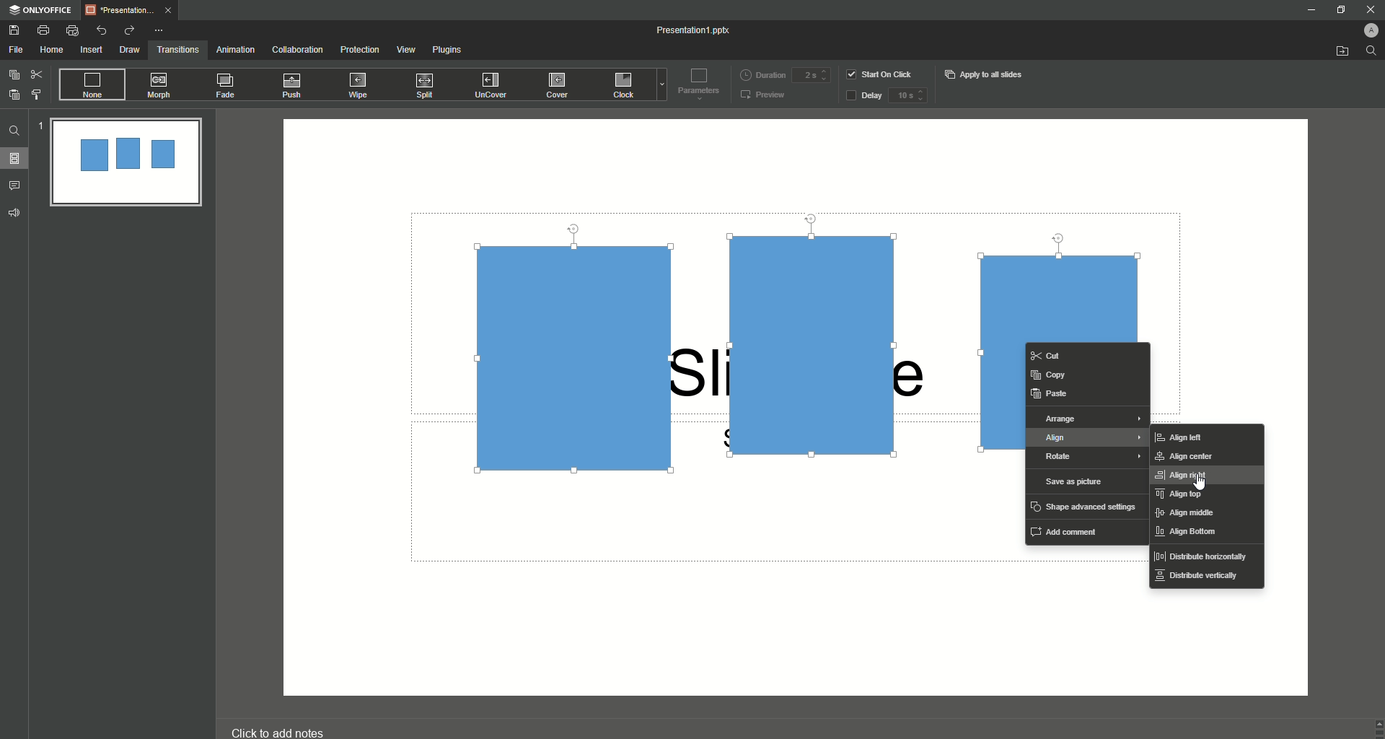 The image size is (1385, 739). Describe the element at coordinates (17, 185) in the screenshot. I see `Comments` at that location.